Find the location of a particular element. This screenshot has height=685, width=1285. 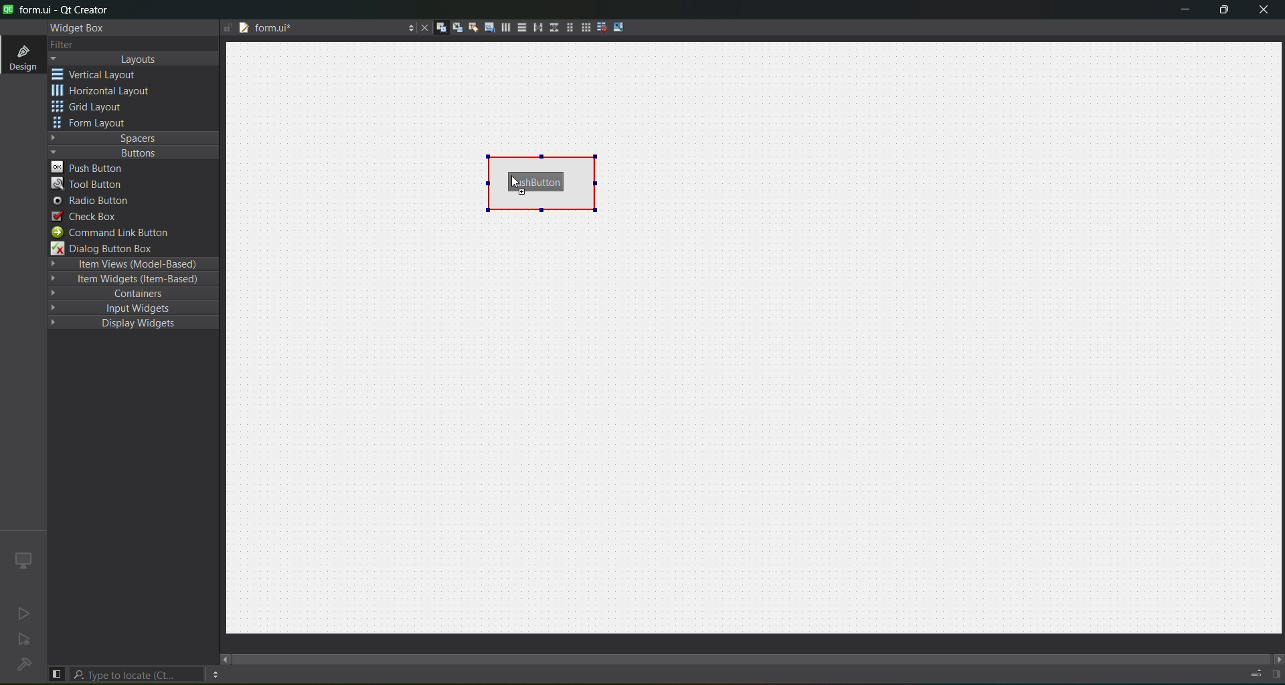

horizontal layoutt is located at coordinates (505, 29).